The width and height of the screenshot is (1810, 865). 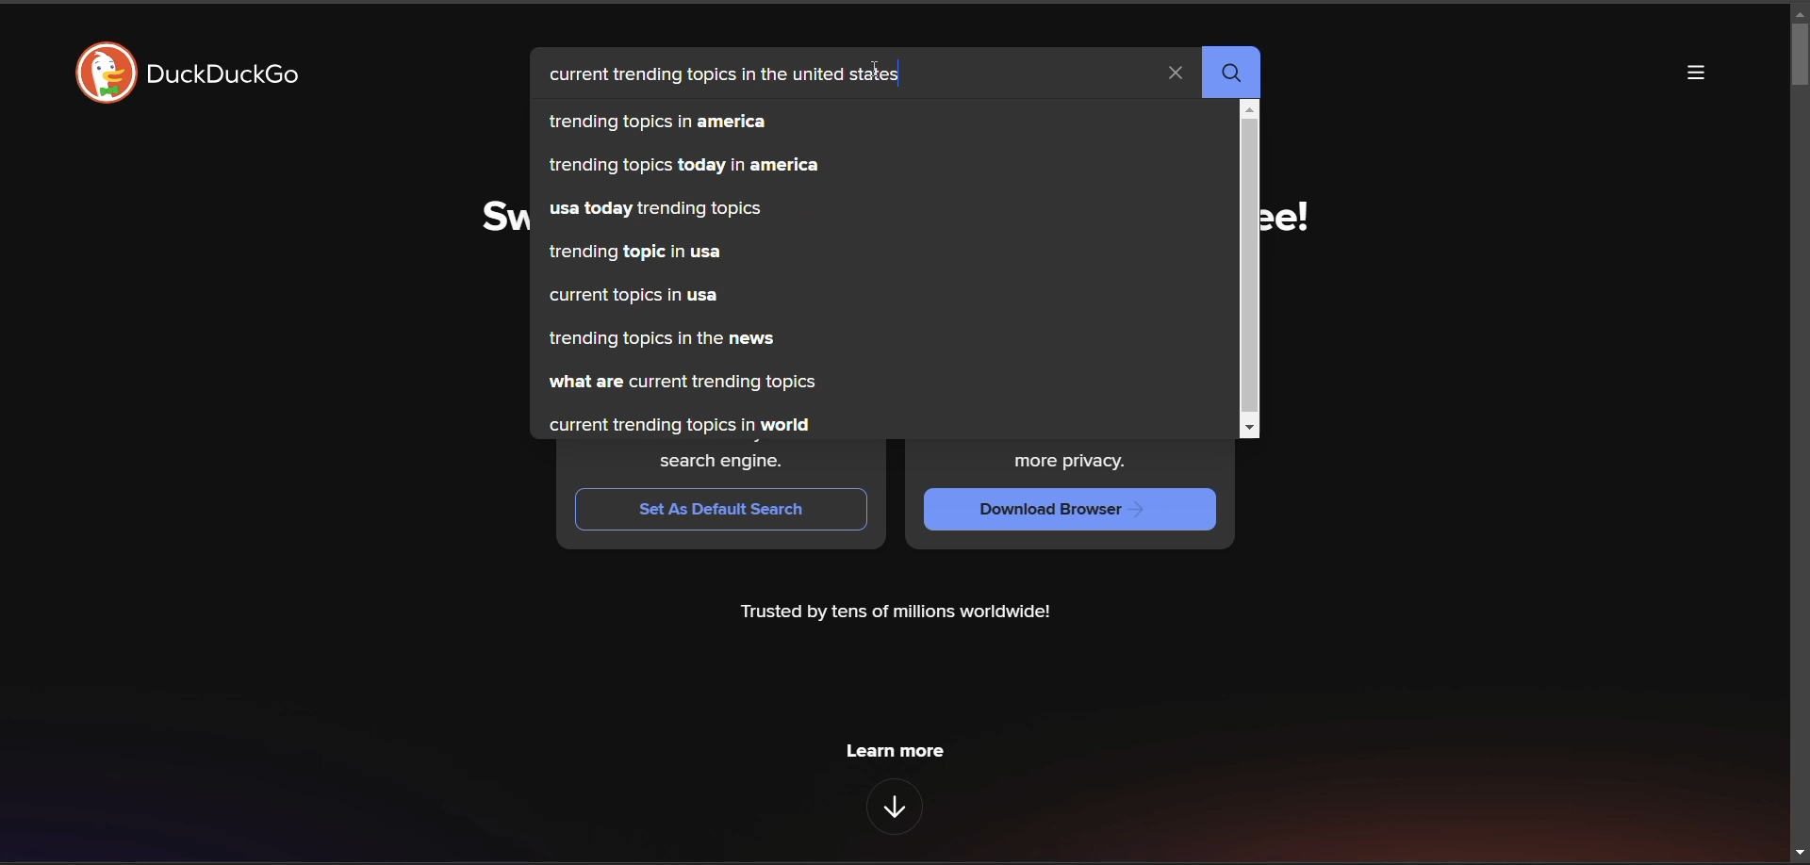 What do you see at coordinates (1072, 463) in the screenshot?
I see `more privacy.` at bounding box center [1072, 463].